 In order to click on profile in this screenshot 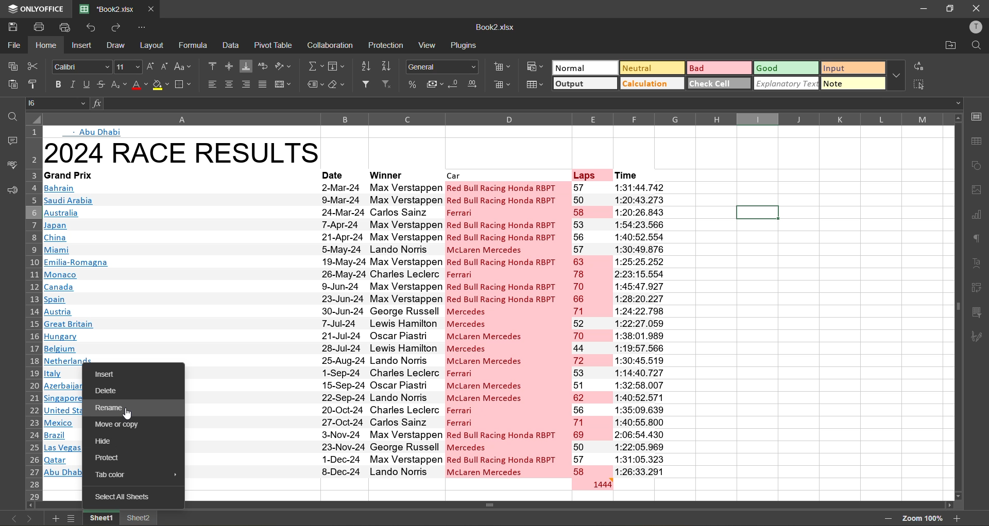, I will do `click(974, 29)`.